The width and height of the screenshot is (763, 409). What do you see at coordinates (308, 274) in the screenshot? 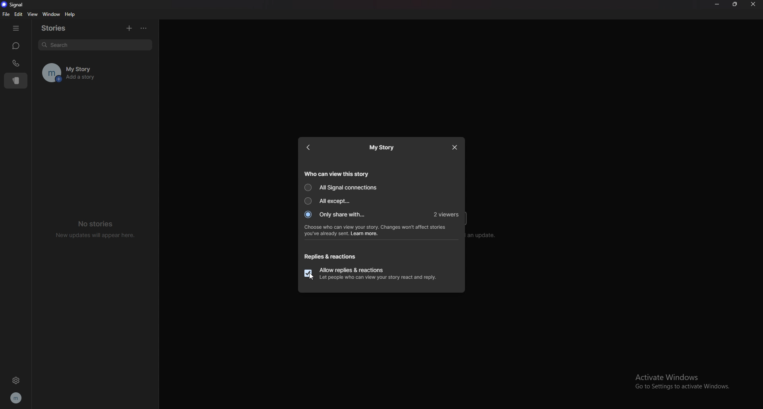
I see `checkbox` at bounding box center [308, 274].